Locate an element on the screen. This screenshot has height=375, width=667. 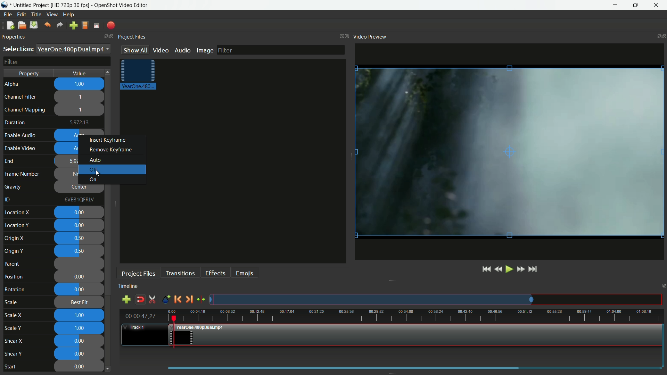
cursor is located at coordinates (96, 174).